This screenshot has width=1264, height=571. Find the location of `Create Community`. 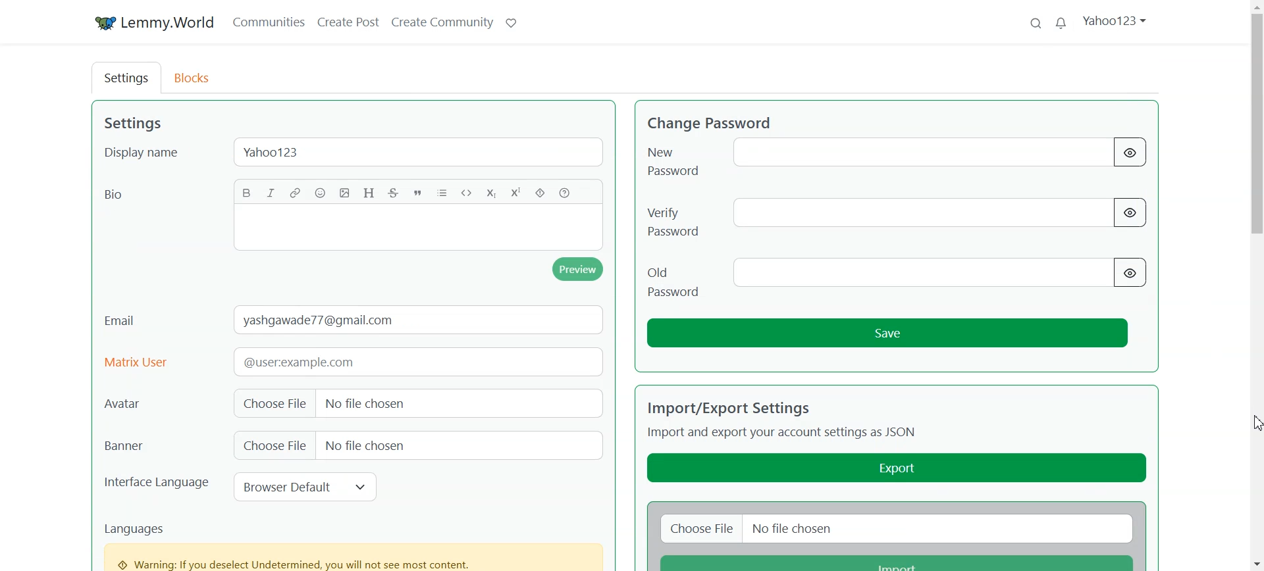

Create Community is located at coordinates (441, 21).